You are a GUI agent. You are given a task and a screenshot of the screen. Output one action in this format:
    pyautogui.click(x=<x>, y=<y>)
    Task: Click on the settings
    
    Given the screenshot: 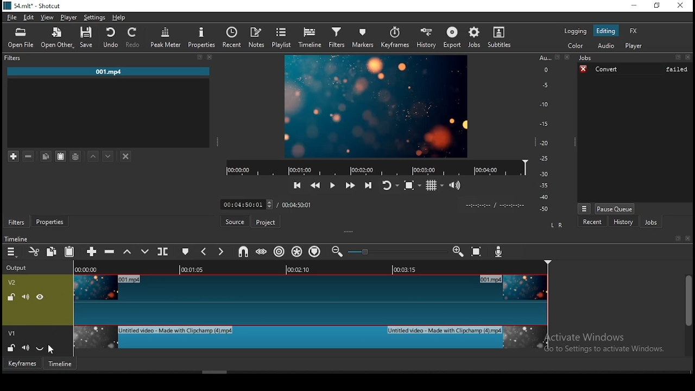 What is the action you would take?
    pyautogui.click(x=95, y=17)
    